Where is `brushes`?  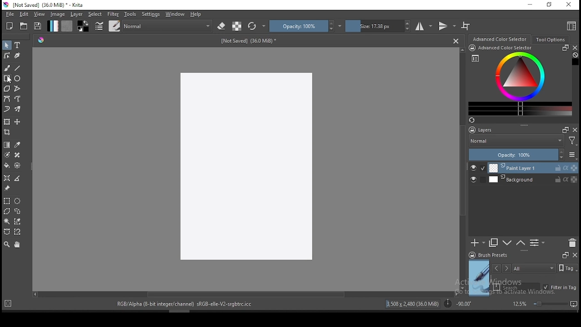 brushes is located at coordinates (114, 26).